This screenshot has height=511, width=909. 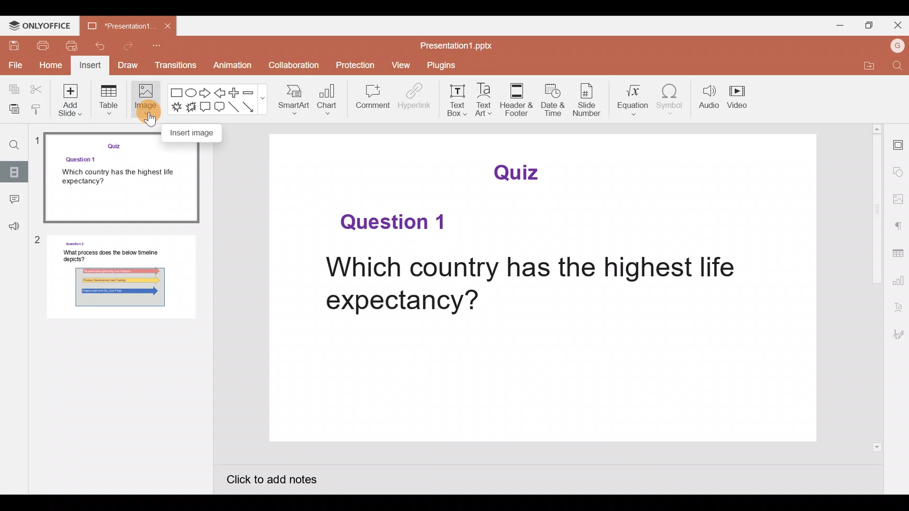 What do you see at coordinates (411, 99) in the screenshot?
I see `Hyperlink` at bounding box center [411, 99].